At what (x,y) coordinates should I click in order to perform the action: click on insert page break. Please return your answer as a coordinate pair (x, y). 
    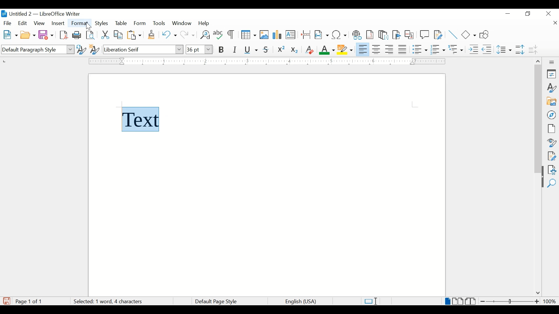
    Looking at the image, I should click on (306, 34).